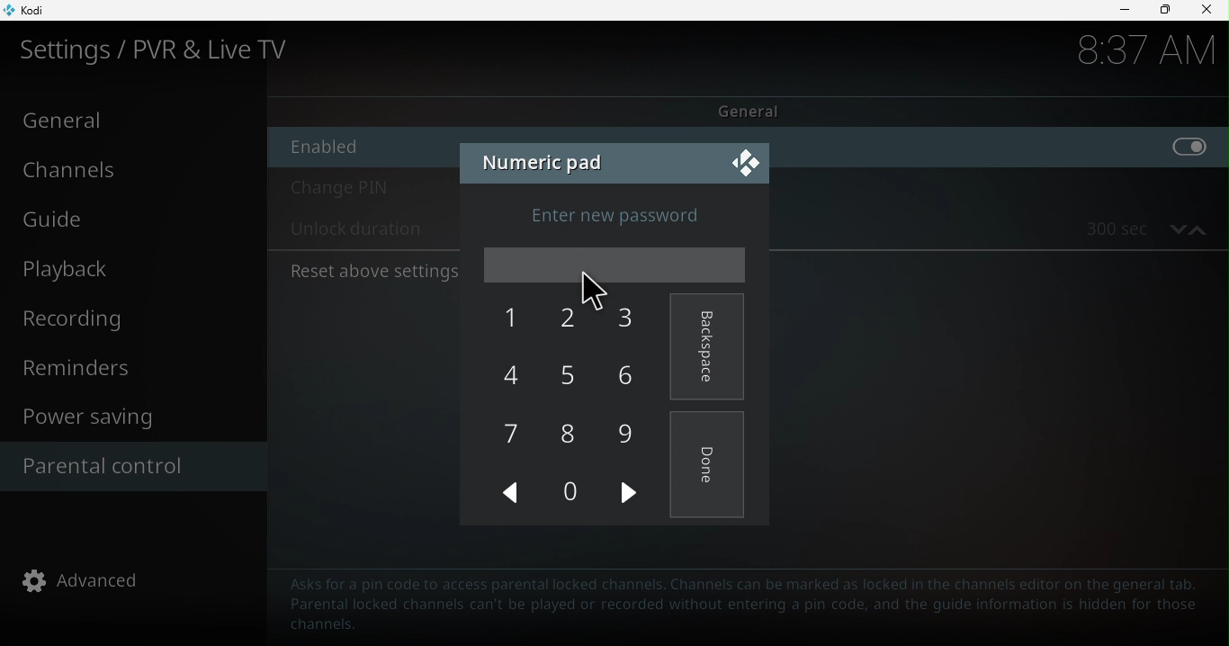 Image resolution: width=1229 pixels, height=646 pixels. Describe the element at coordinates (130, 218) in the screenshot. I see `Guide` at that location.